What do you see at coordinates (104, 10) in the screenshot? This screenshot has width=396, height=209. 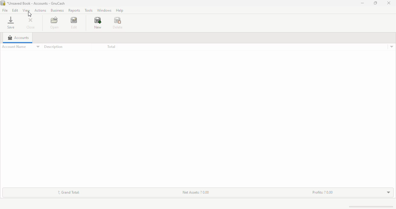 I see `windows` at bounding box center [104, 10].